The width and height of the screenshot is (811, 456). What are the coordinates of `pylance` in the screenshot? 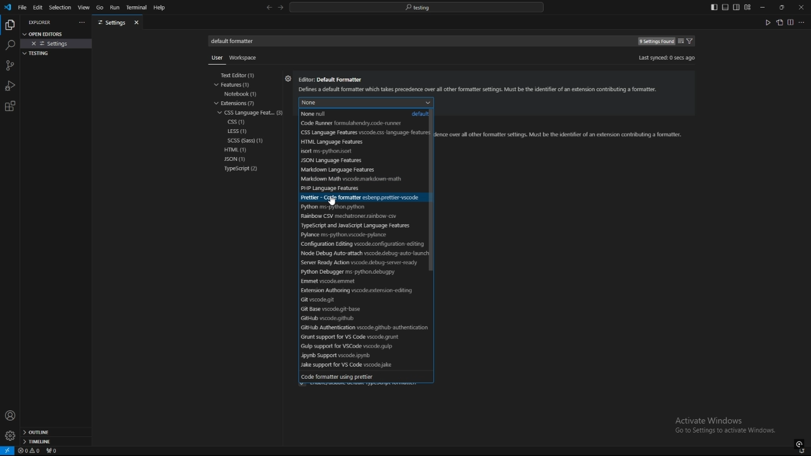 It's located at (354, 235).